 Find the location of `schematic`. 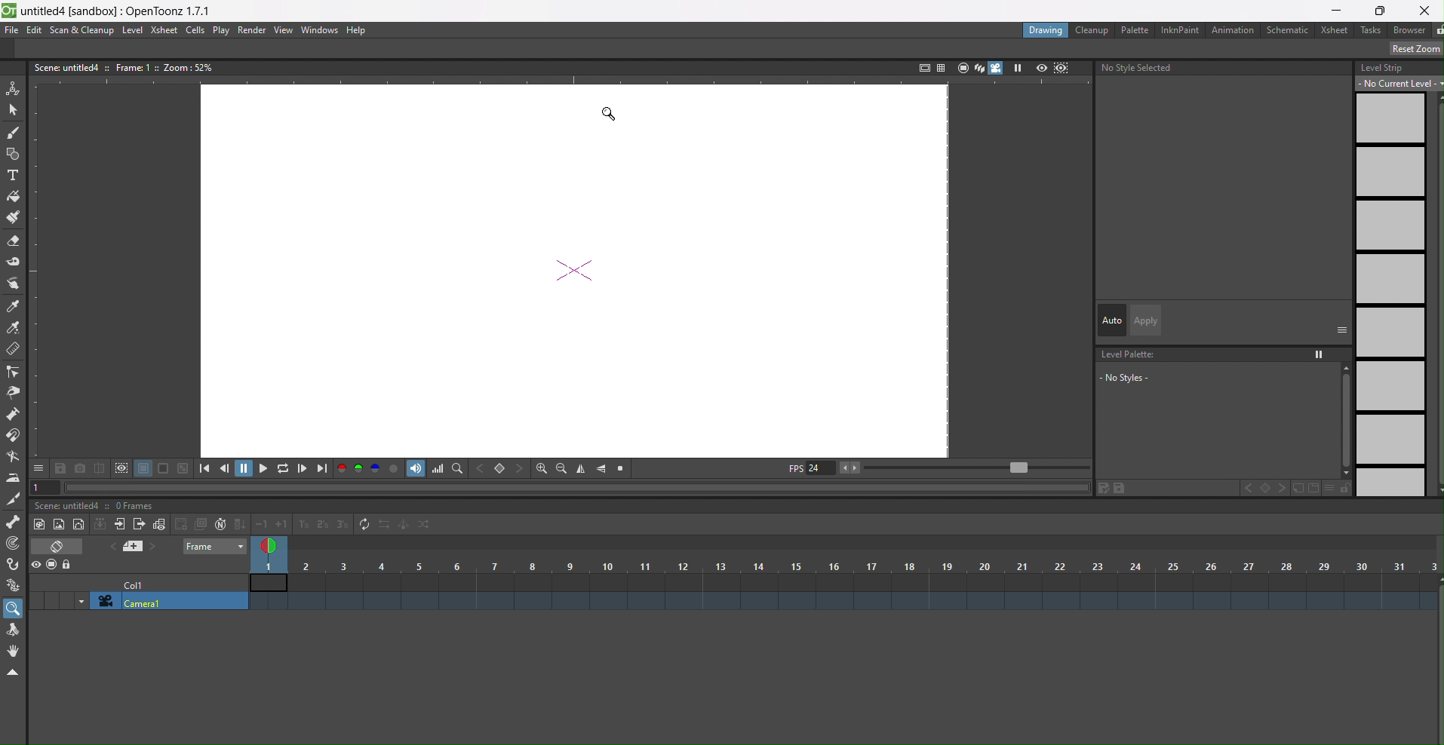

schematic is located at coordinates (1289, 29).